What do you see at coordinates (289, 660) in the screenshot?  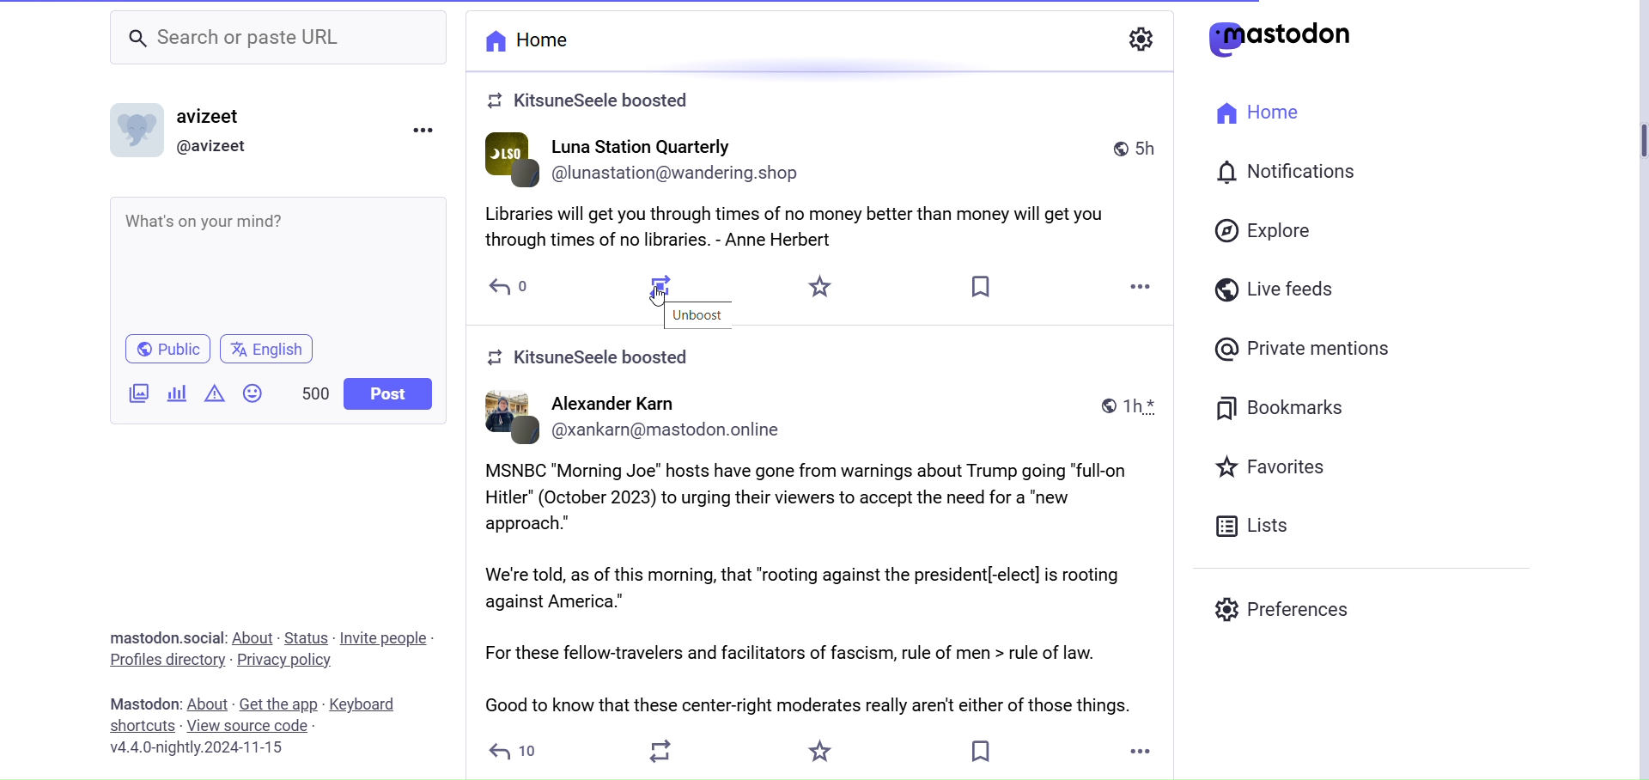 I see `Privacy Policy` at bounding box center [289, 660].